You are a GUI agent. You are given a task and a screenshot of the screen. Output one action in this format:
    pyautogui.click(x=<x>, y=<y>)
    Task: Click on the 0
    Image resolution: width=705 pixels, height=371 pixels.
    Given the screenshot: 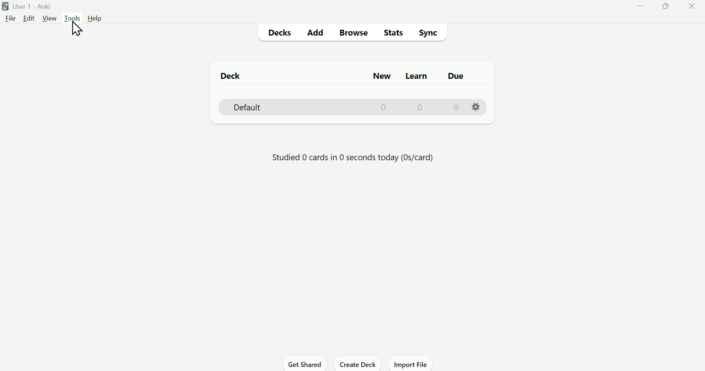 What is the action you would take?
    pyautogui.click(x=385, y=107)
    